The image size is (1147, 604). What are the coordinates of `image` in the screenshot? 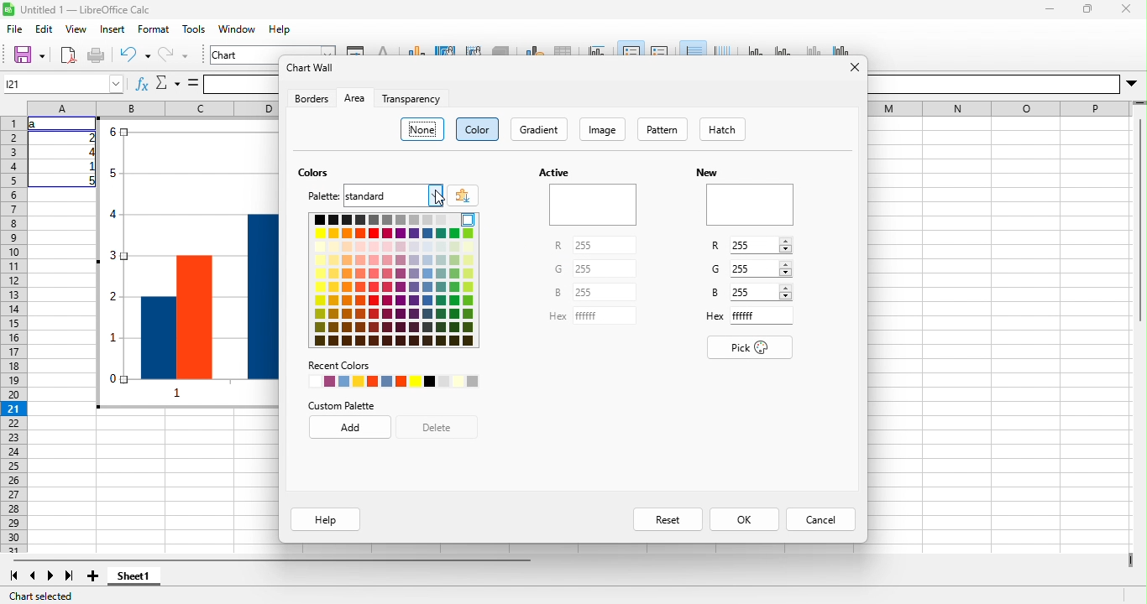 It's located at (602, 129).